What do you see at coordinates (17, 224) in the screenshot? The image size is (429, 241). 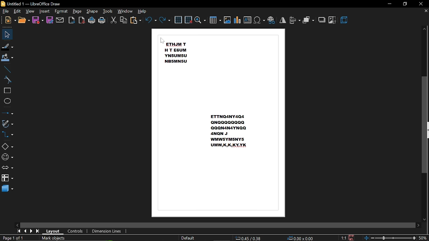 I see `move left` at bounding box center [17, 224].